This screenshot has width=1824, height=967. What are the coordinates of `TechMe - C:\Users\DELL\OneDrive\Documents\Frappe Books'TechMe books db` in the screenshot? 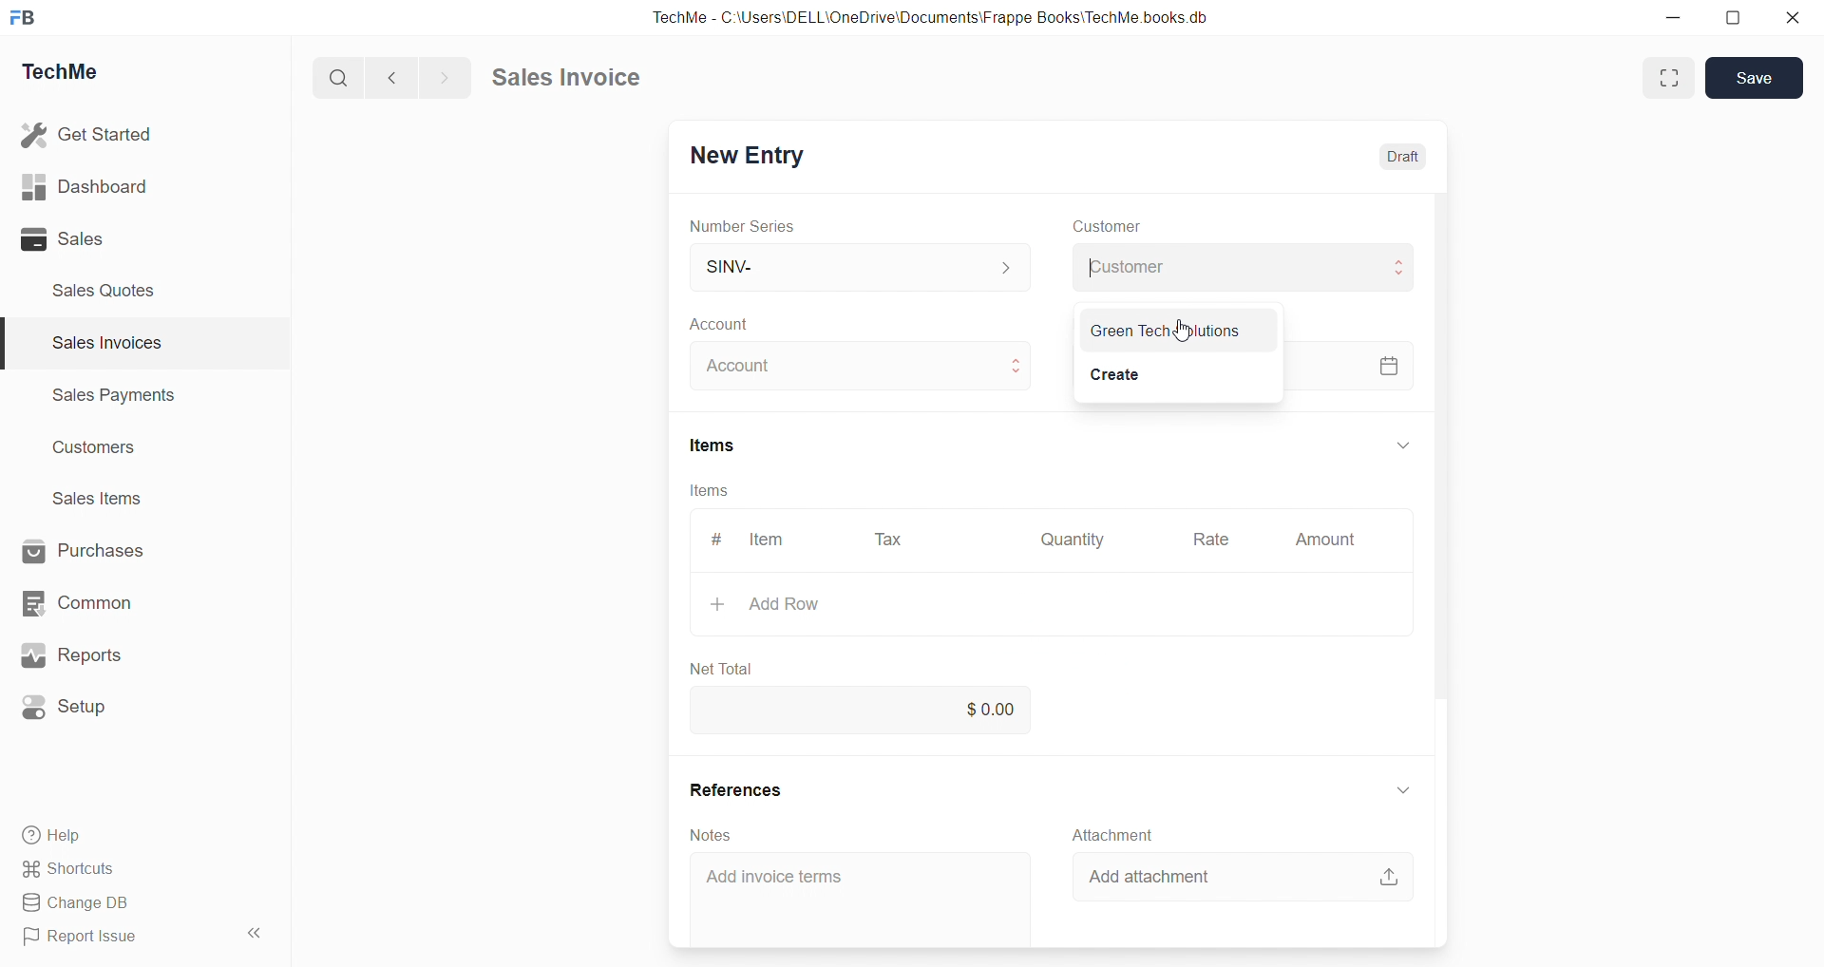 It's located at (935, 17).